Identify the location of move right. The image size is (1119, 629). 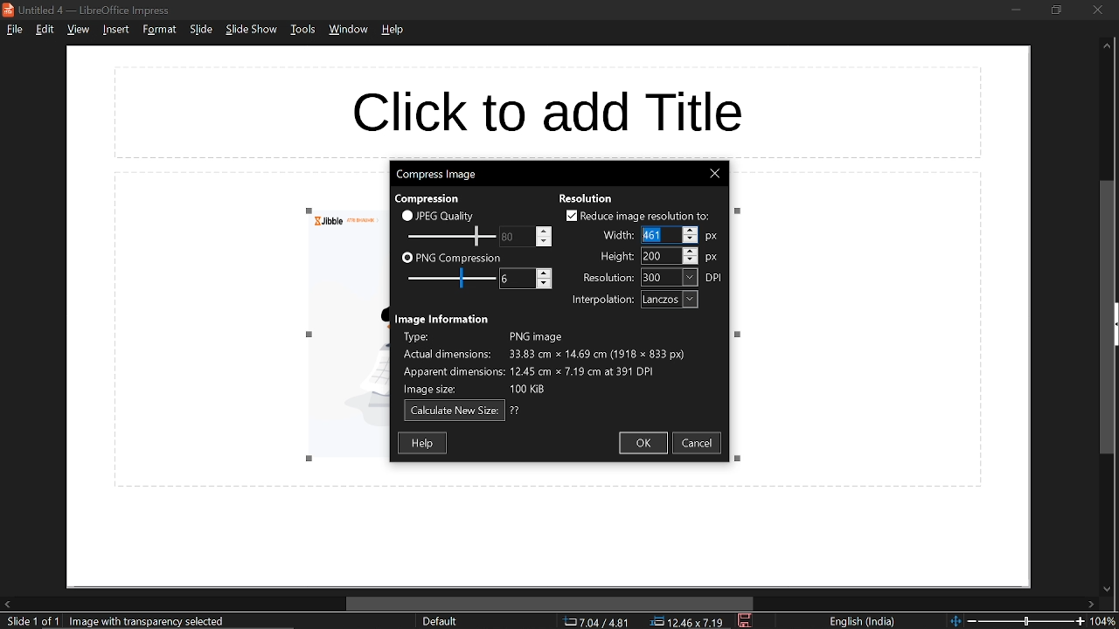
(1092, 604).